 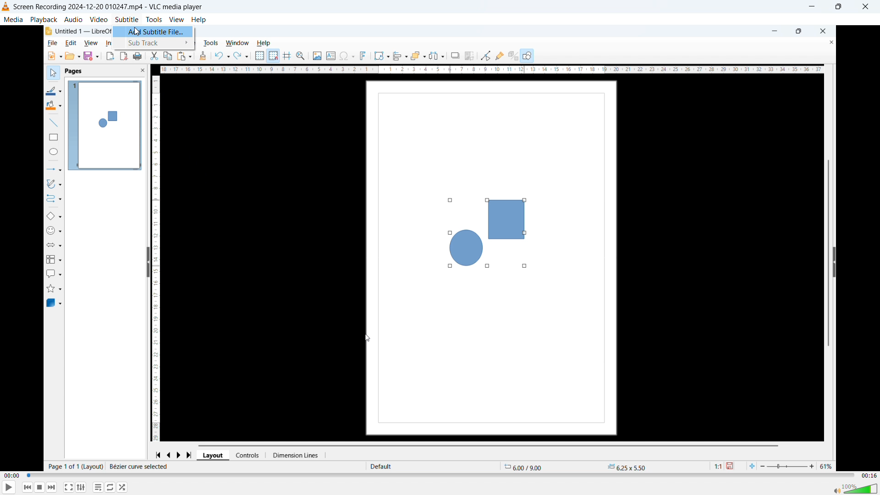 What do you see at coordinates (111, 487) in the screenshot?
I see `Toggle between loop all, loop one and no loop ` at bounding box center [111, 487].